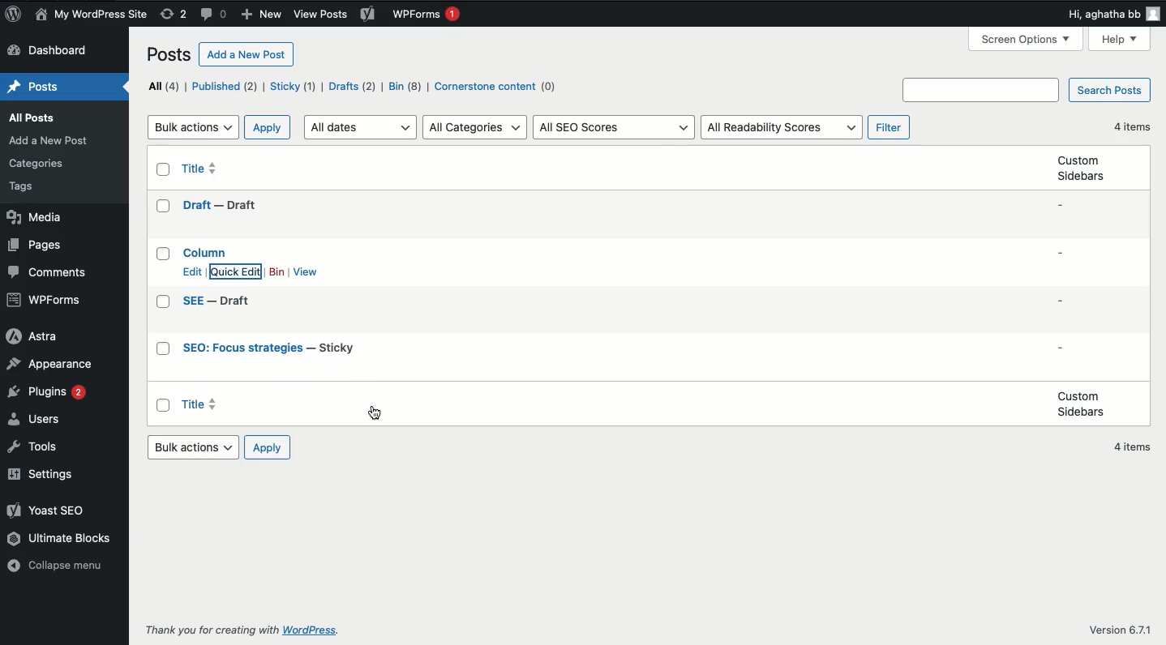  What do you see at coordinates (201, 166) in the screenshot?
I see `title` at bounding box center [201, 166].